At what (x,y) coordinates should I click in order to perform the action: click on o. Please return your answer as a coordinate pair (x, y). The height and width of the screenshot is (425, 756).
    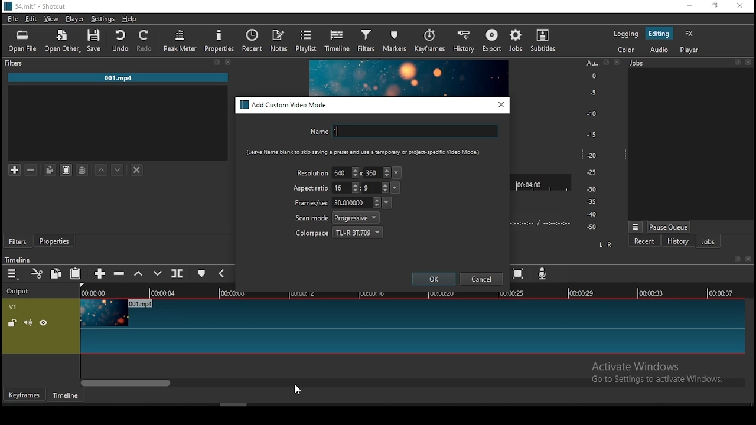
    Looking at the image, I should click on (589, 75).